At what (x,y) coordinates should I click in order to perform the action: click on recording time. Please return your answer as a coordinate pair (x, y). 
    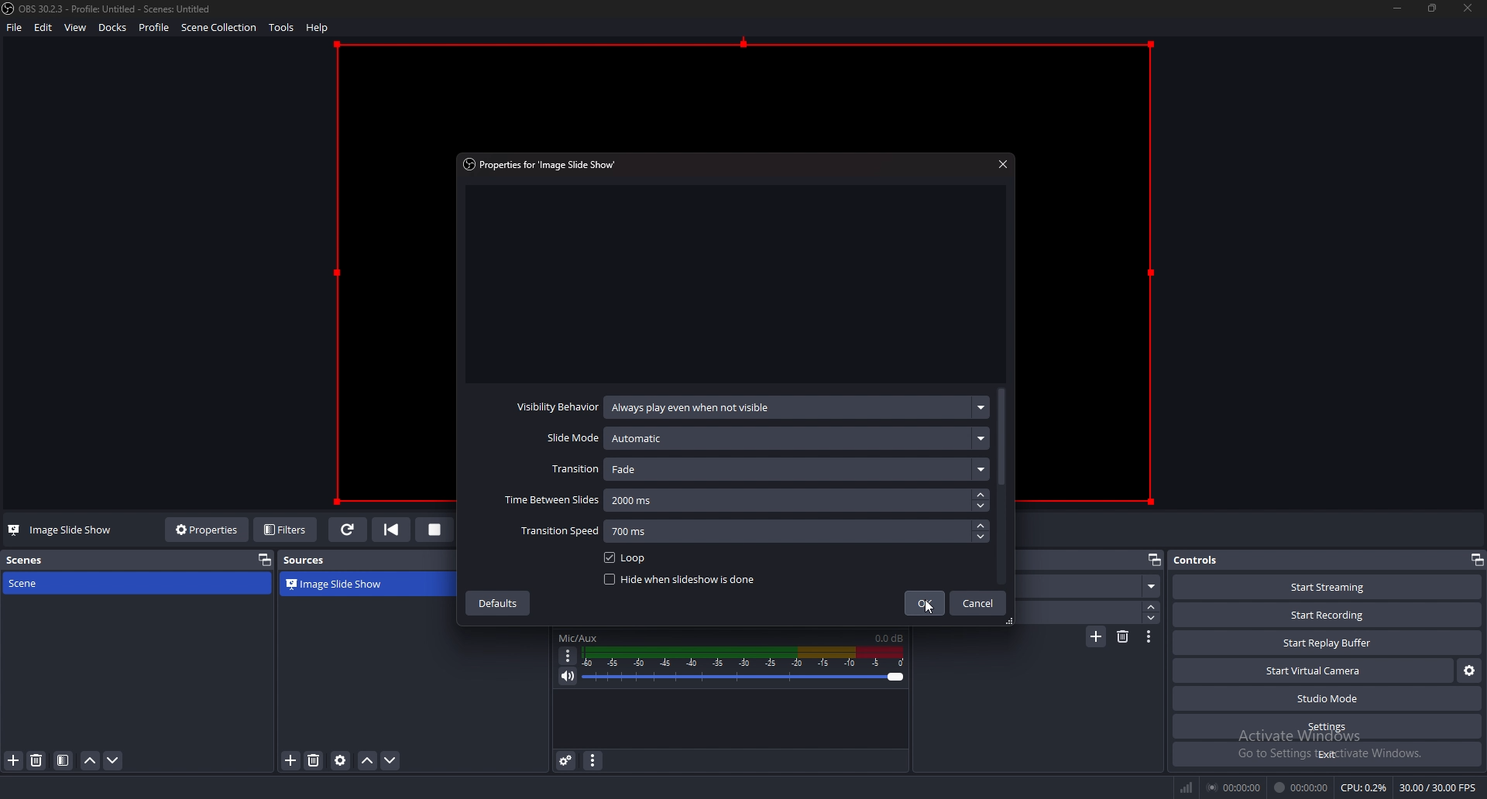
    Looking at the image, I should click on (1303, 787).